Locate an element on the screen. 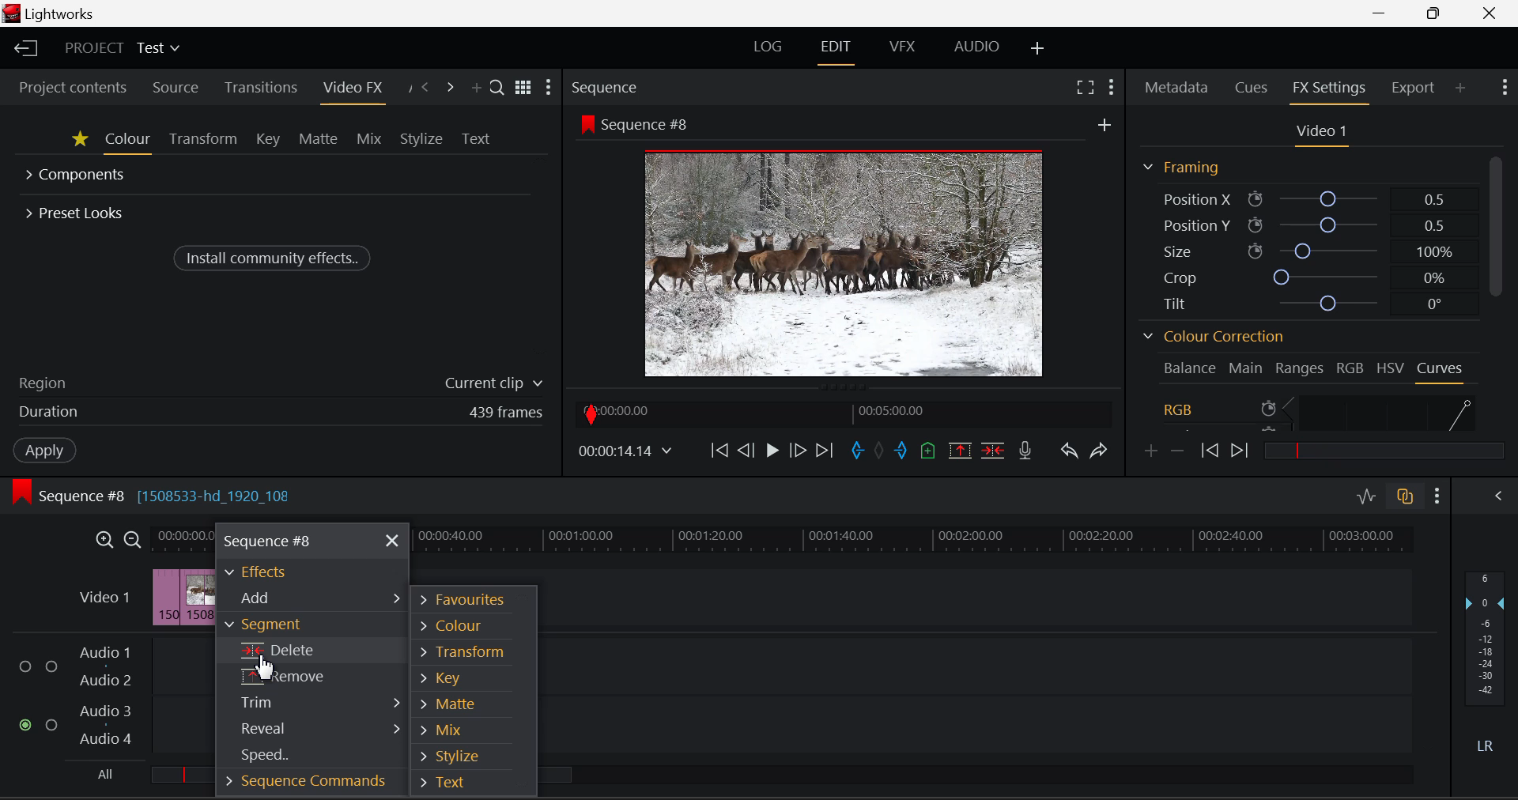 This screenshot has width=1518, height=800. Stylize is located at coordinates (451, 756).